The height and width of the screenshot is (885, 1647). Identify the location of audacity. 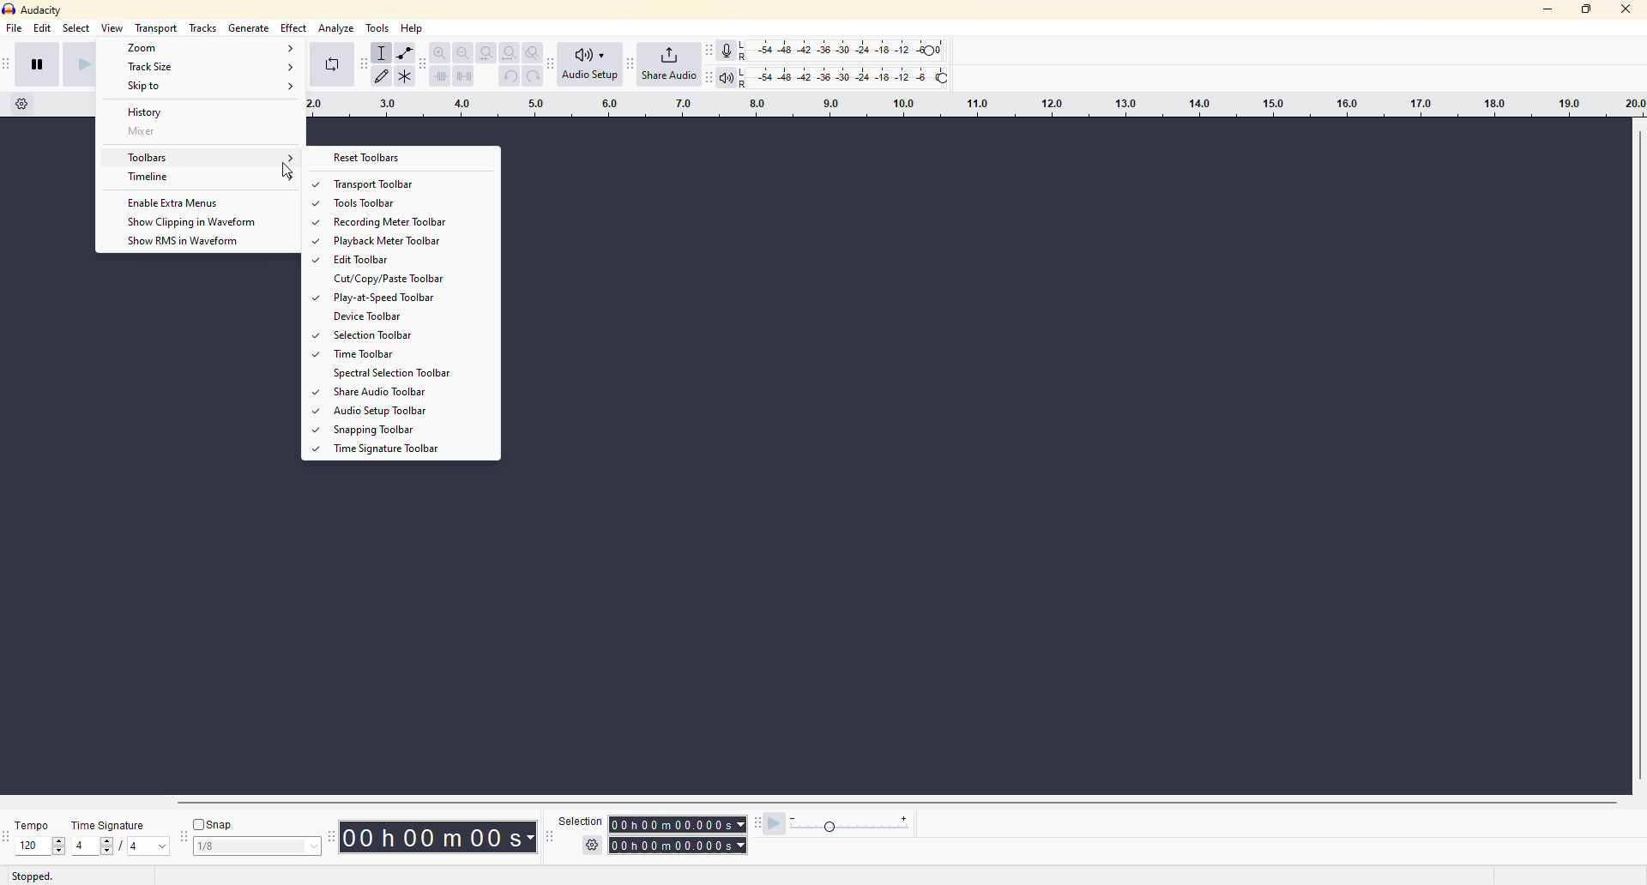
(33, 11).